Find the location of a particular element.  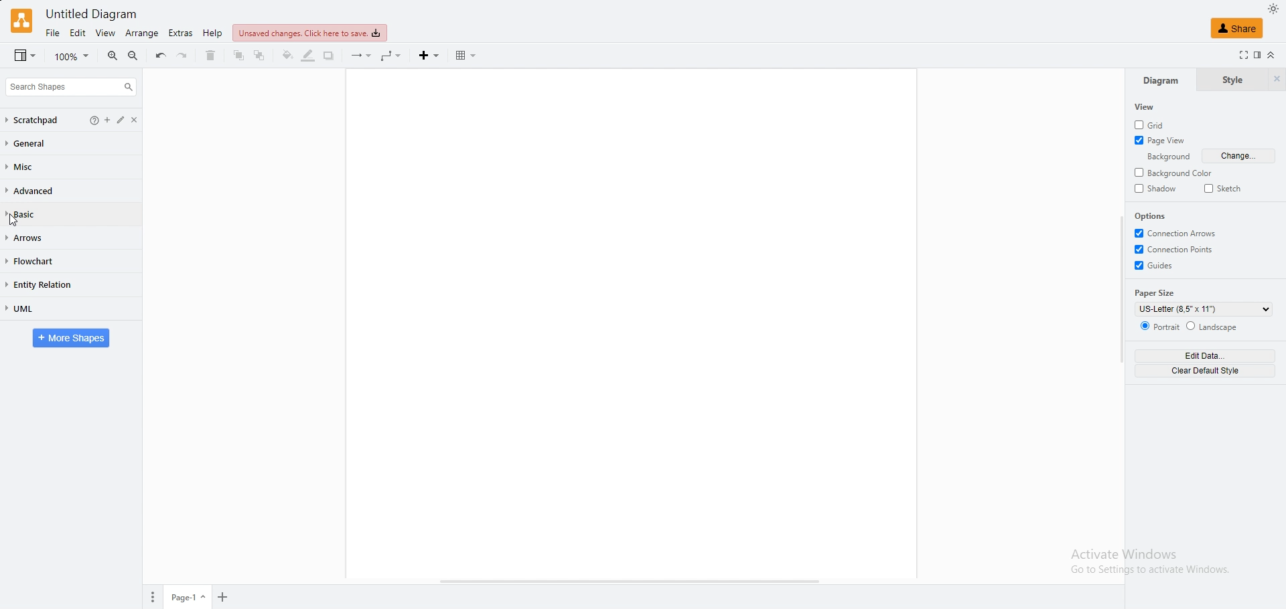

background color is located at coordinates (1177, 173).